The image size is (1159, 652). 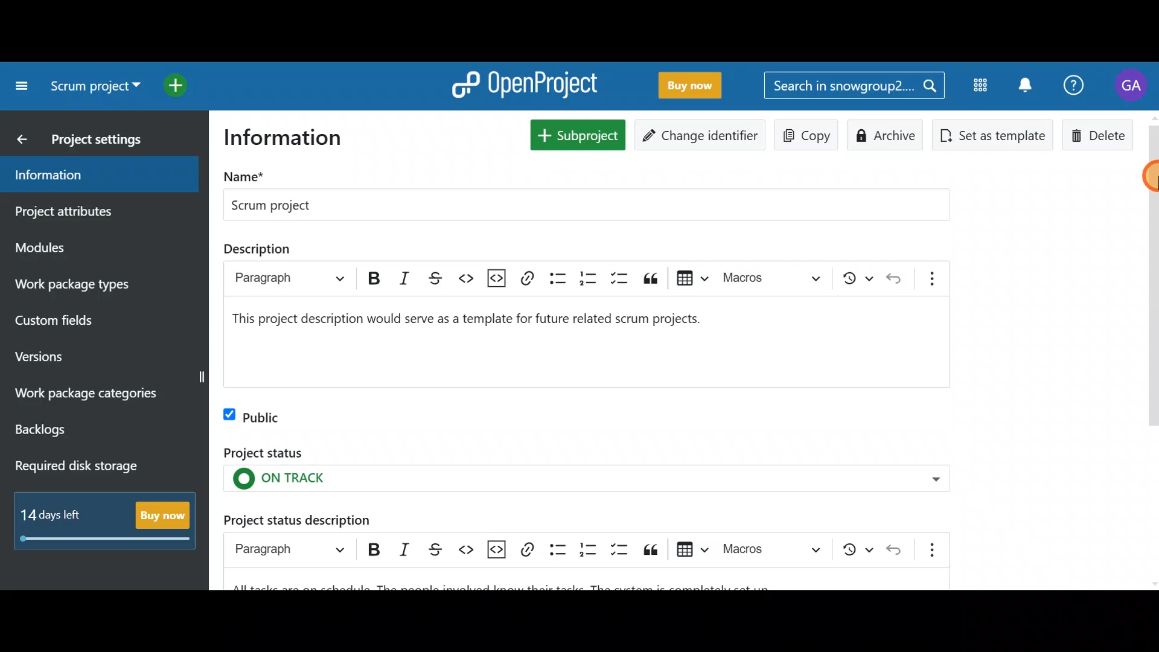 I want to click on project description, so click(x=479, y=324).